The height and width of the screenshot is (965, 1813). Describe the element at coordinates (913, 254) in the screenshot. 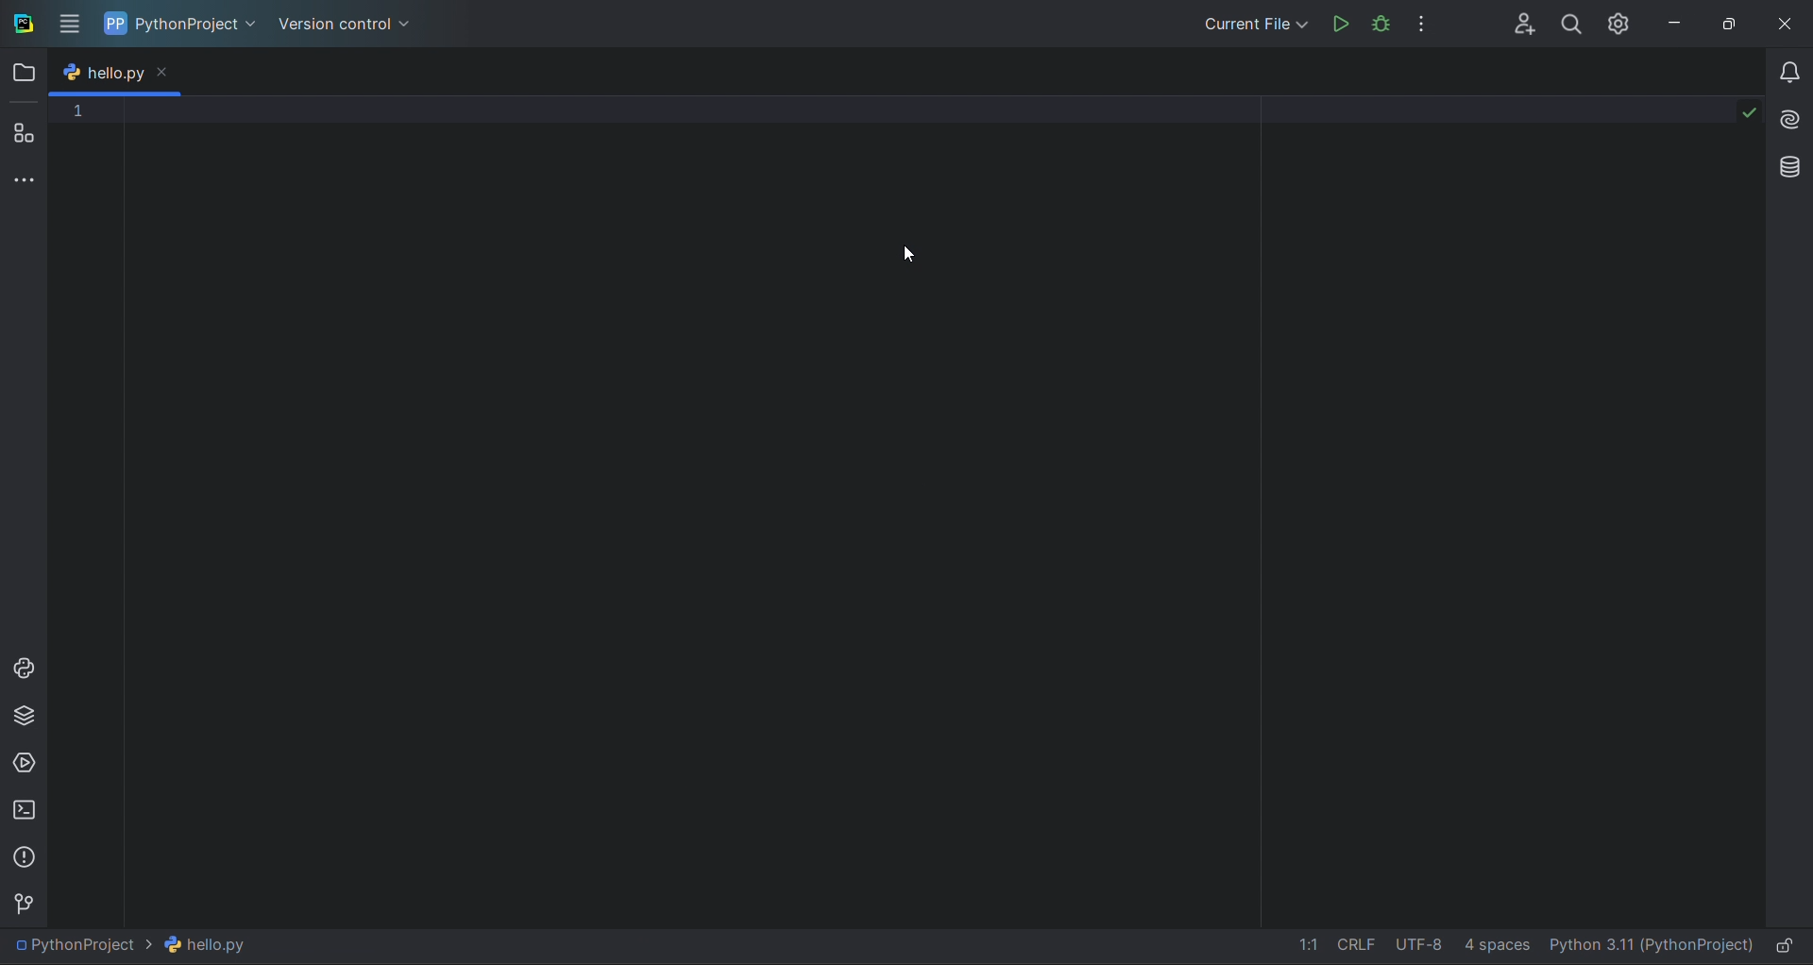

I see `cursor` at that location.